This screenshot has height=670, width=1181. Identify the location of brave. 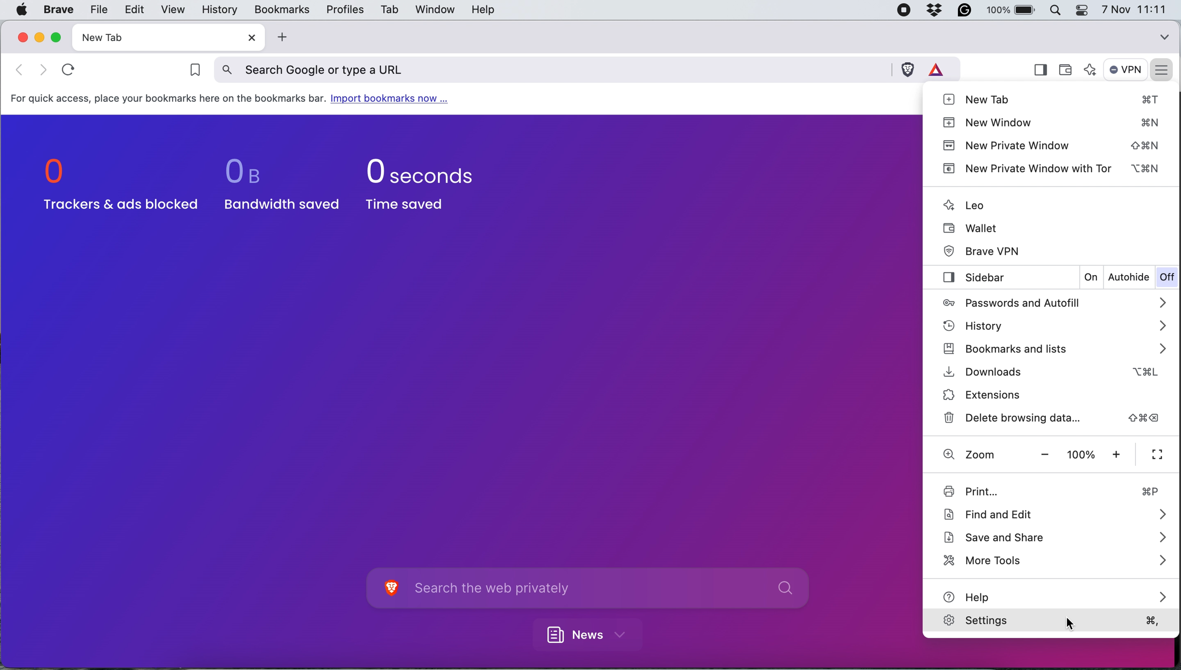
(59, 10).